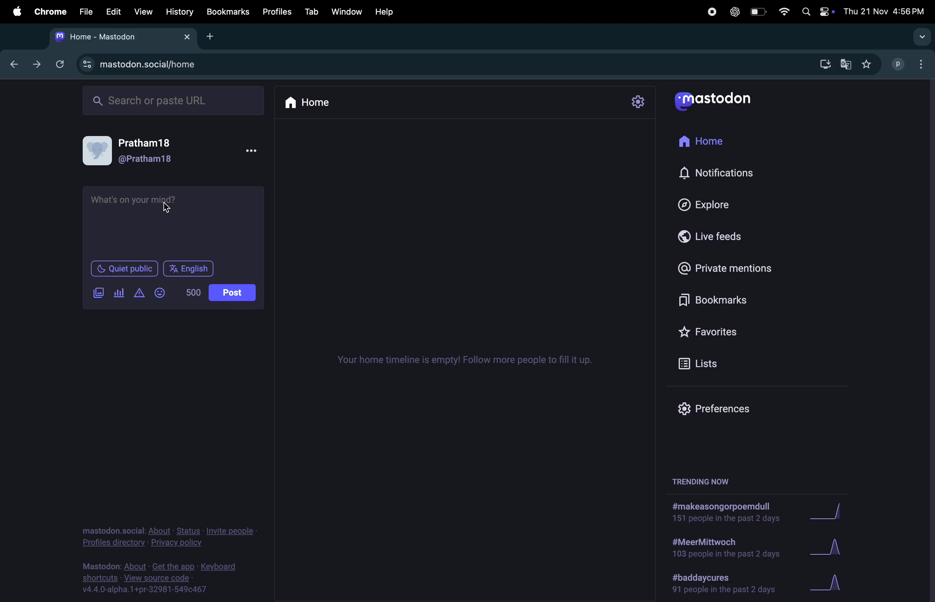 This screenshot has height=602, width=935. Describe the element at coordinates (143, 11) in the screenshot. I see `view` at that location.